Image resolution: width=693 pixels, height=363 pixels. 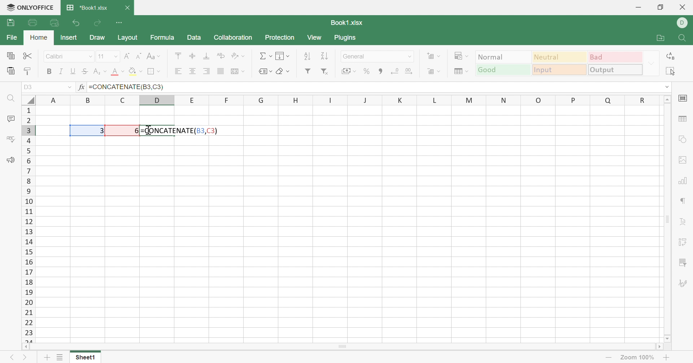 What do you see at coordinates (349, 71) in the screenshot?
I see `Accounting style` at bounding box center [349, 71].